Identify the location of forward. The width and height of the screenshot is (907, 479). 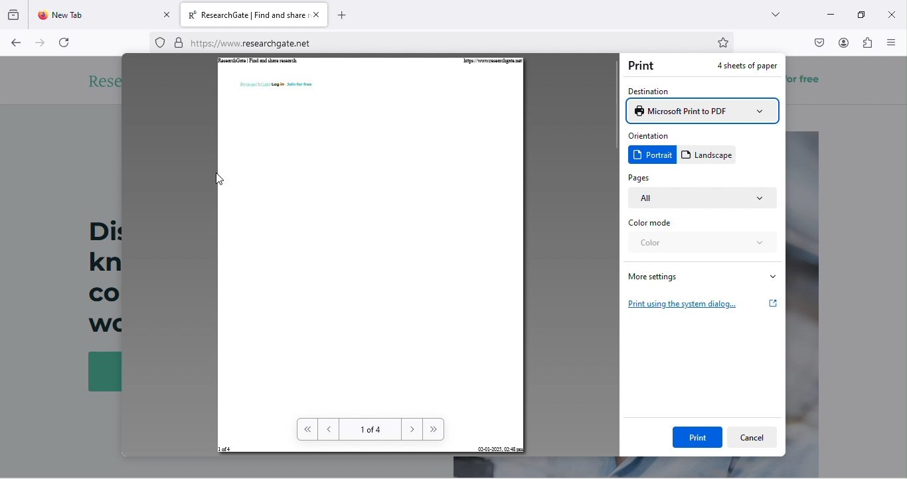
(427, 429).